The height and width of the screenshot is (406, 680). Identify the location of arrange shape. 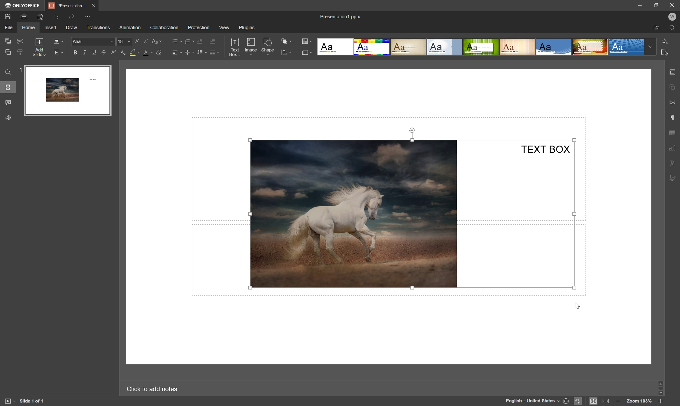
(286, 53).